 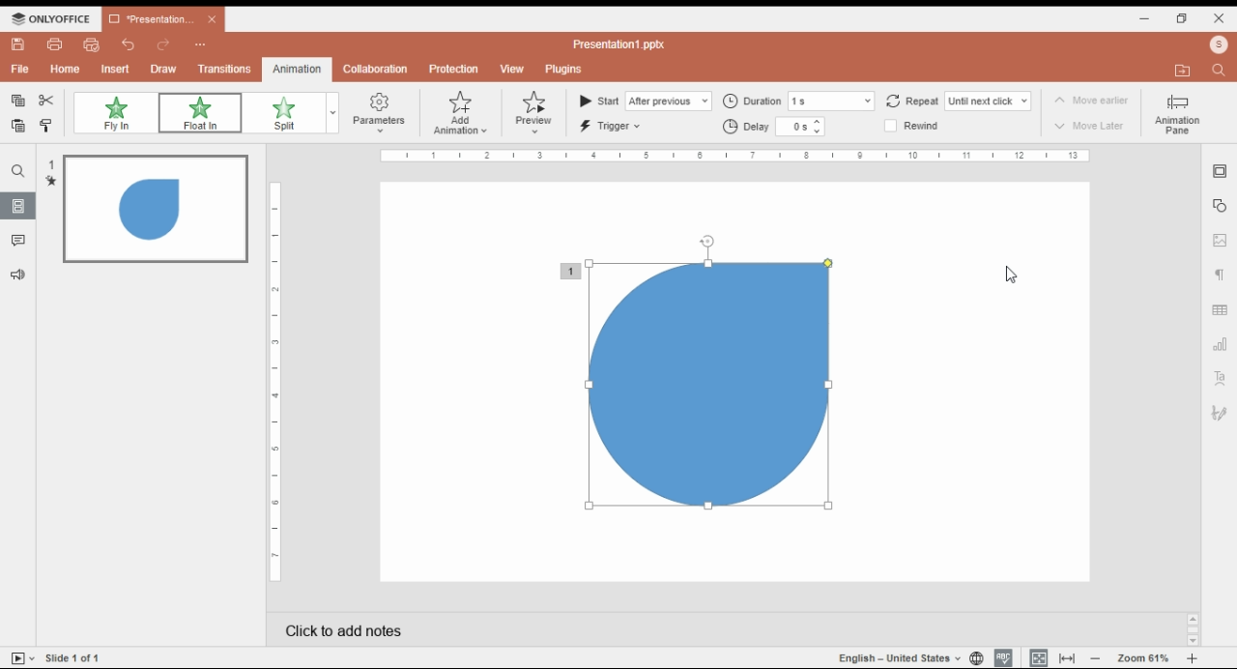 I want to click on copy style, so click(x=47, y=126).